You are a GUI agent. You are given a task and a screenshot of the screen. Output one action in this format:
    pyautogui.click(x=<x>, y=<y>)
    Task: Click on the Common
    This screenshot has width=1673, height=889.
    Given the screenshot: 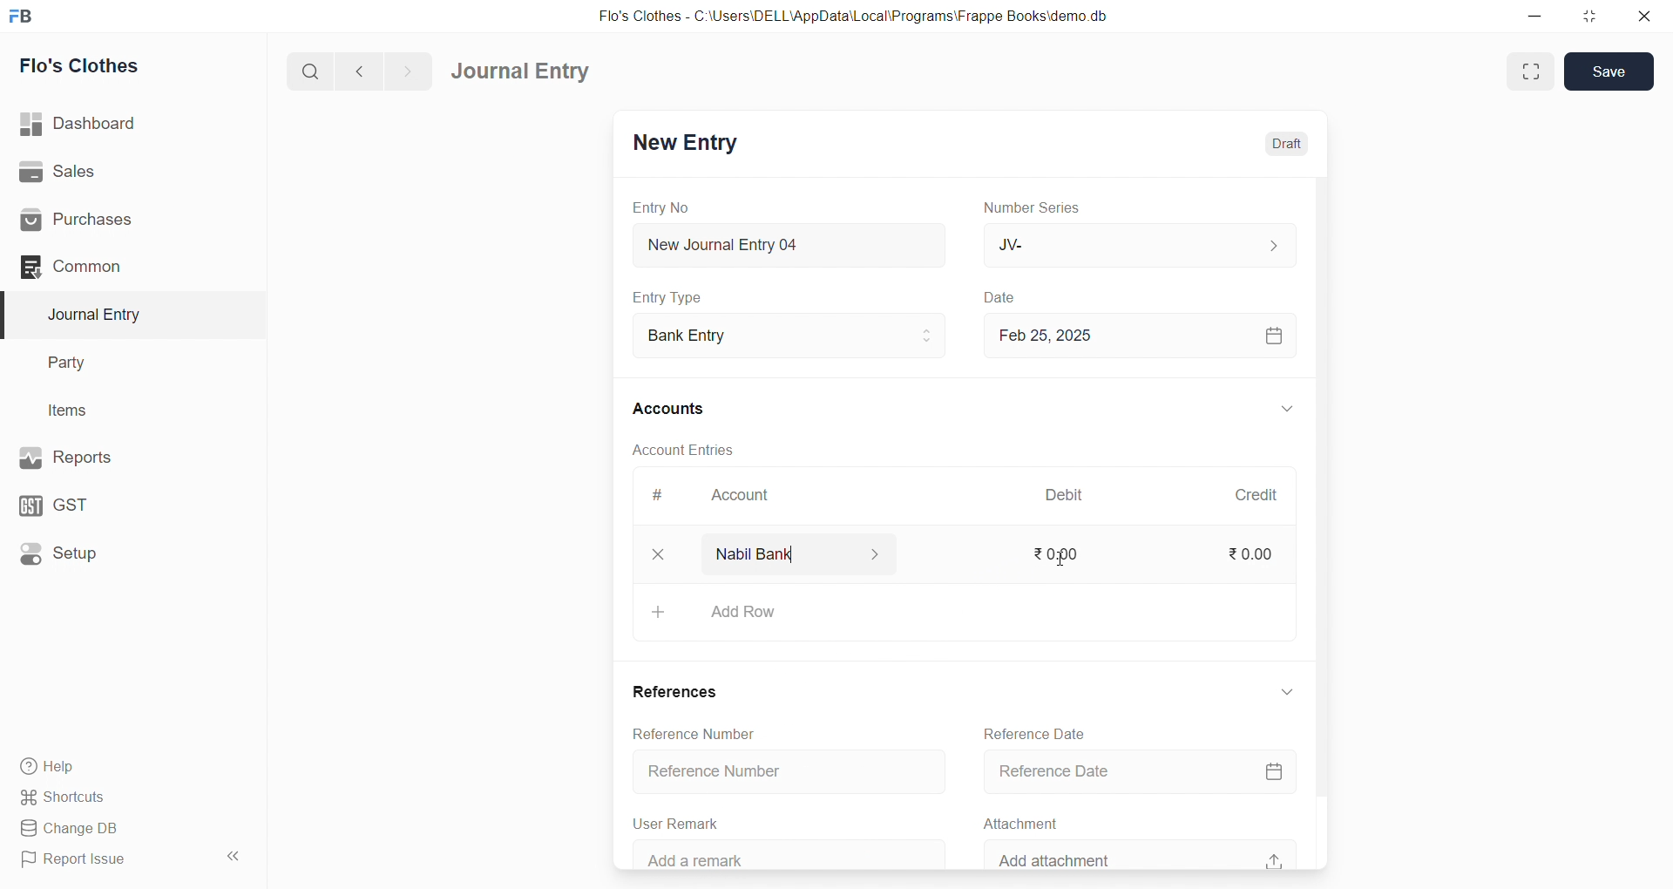 What is the action you would take?
    pyautogui.click(x=117, y=266)
    